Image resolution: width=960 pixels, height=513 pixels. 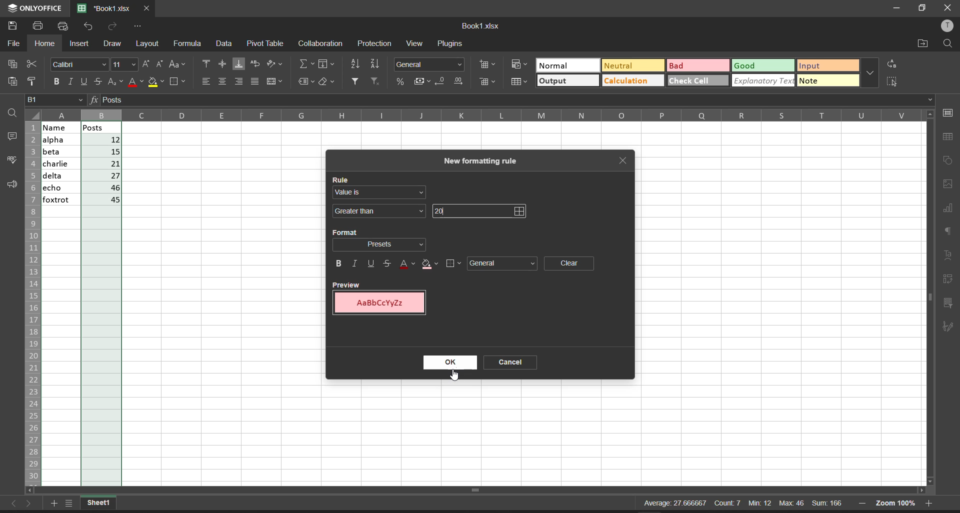 I want to click on move to the sheet right, so click(x=29, y=502).